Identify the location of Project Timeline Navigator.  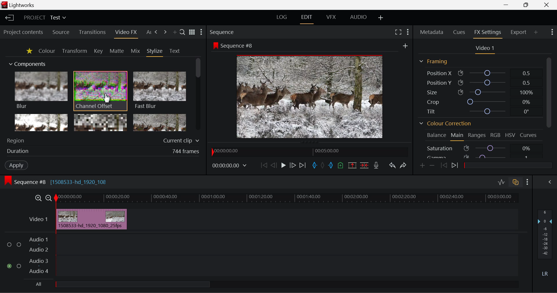
(310, 152).